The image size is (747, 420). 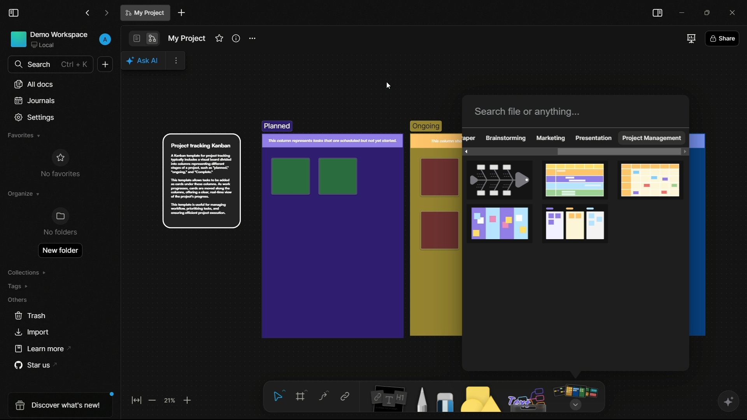 What do you see at coordinates (615, 152) in the screenshot?
I see `scroll bar` at bounding box center [615, 152].